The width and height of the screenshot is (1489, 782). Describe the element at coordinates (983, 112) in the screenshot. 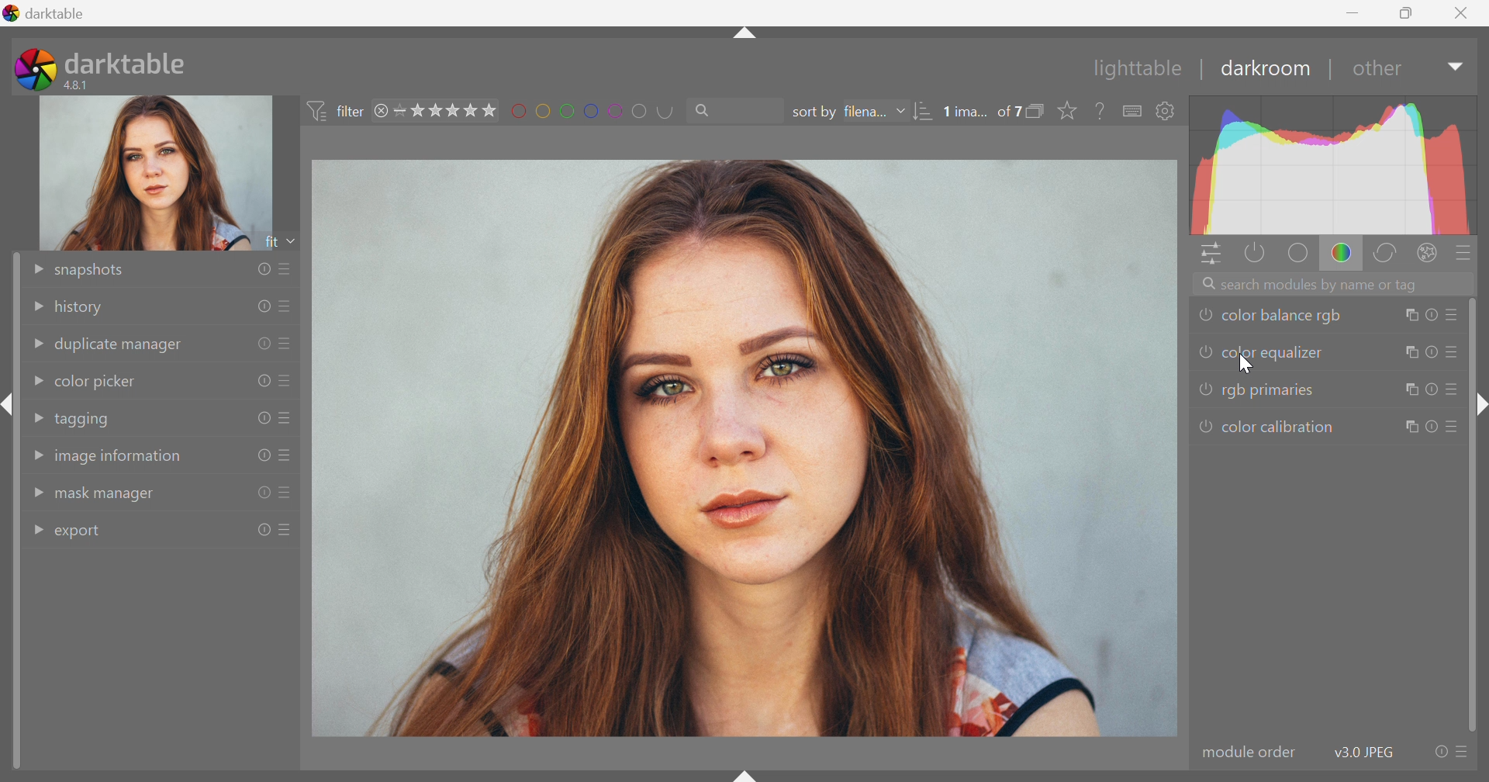

I see `1 ima... of 7` at that location.